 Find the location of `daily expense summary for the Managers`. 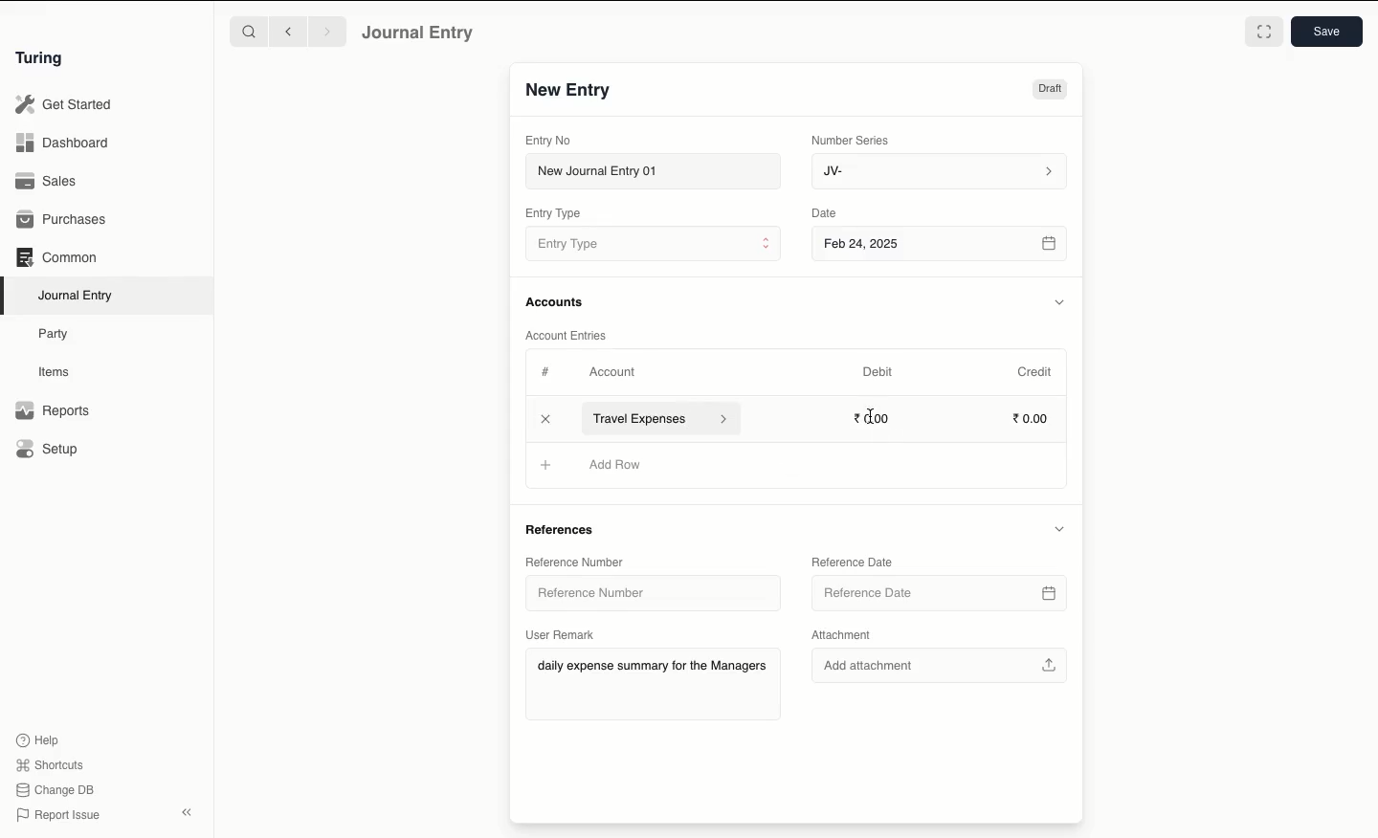

daily expense summary for the Managers is located at coordinates (651, 667).